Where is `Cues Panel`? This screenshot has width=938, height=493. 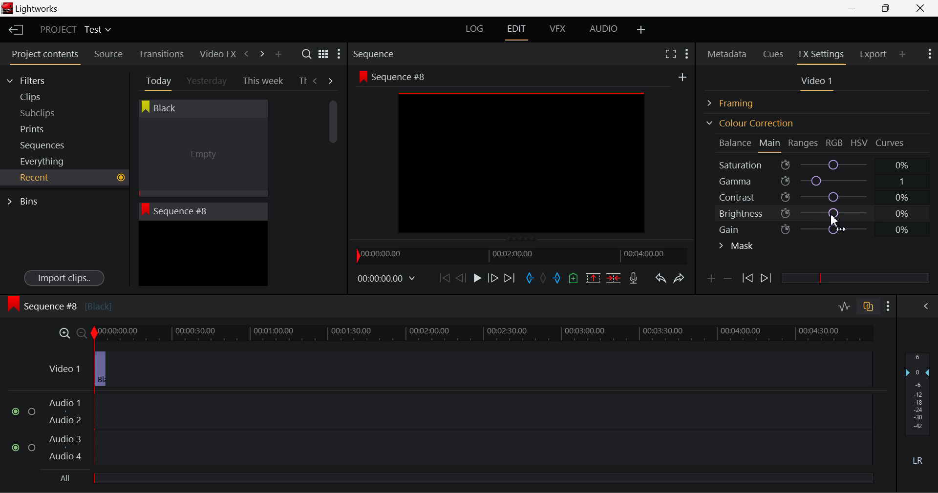
Cues Panel is located at coordinates (774, 53).